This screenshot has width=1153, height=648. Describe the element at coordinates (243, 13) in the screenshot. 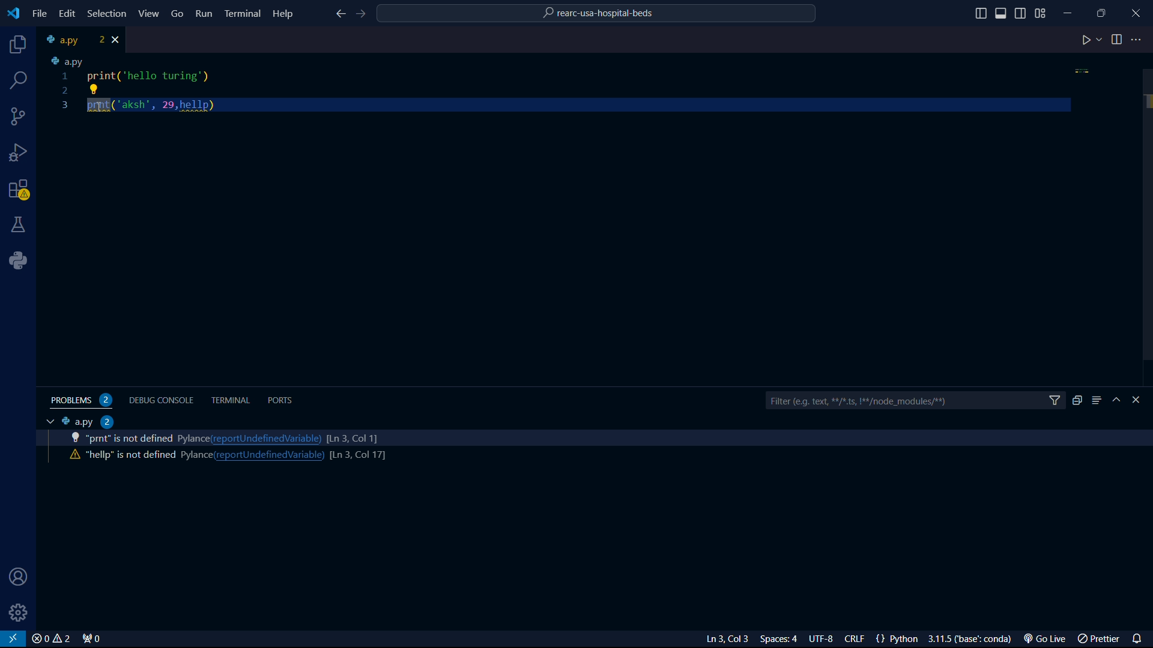

I see `Terminal` at that location.